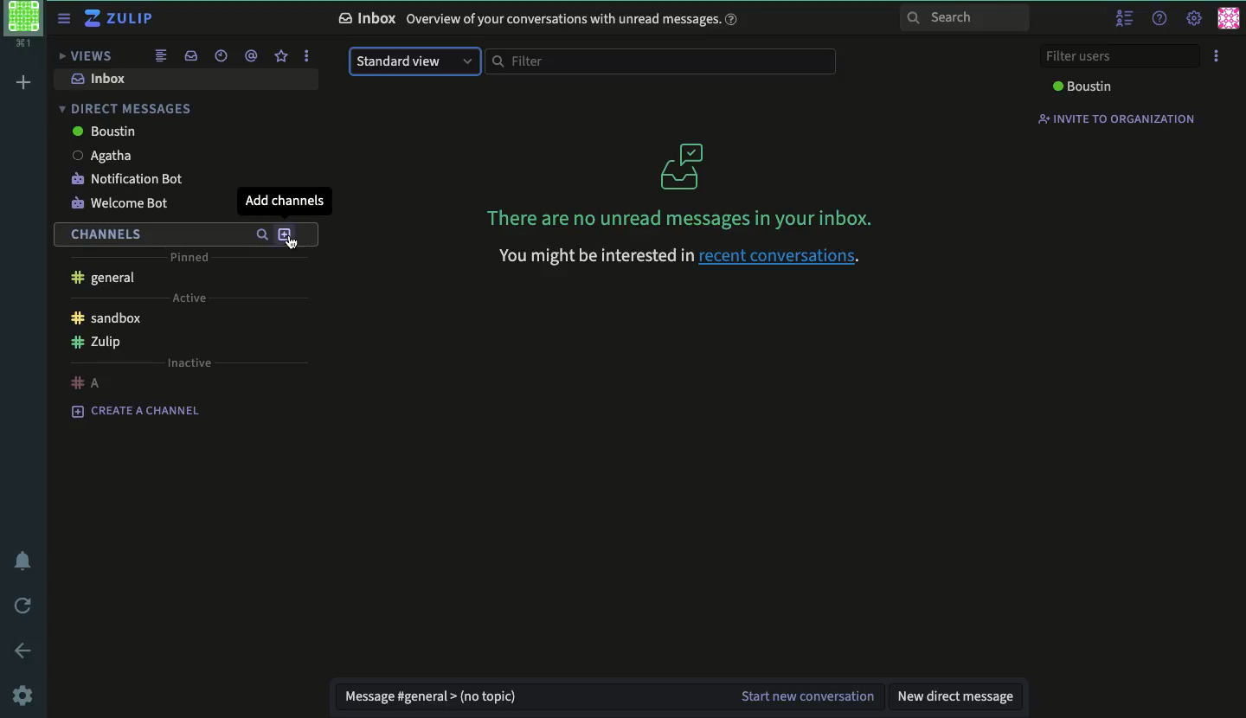 The image size is (1246, 718). Describe the element at coordinates (256, 236) in the screenshot. I see `search` at that location.